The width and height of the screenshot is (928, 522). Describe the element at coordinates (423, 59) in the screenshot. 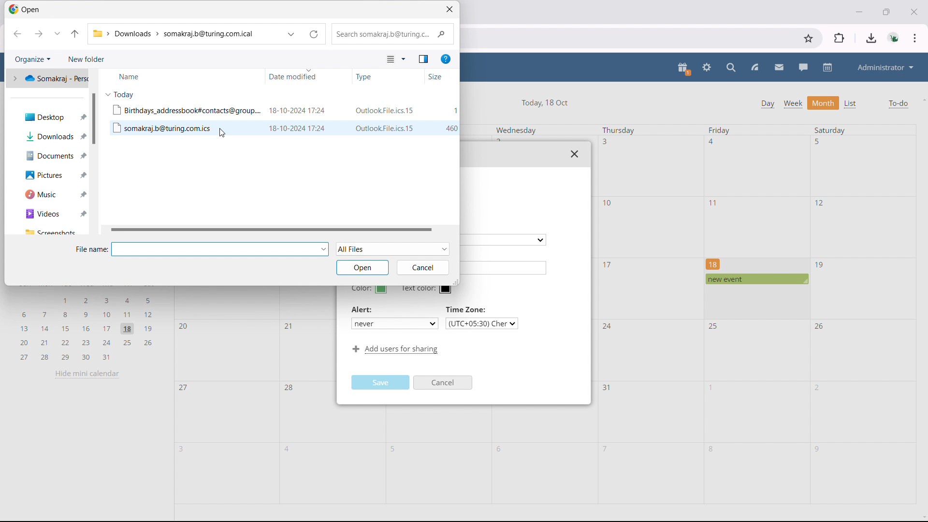

I see `preview pane` at that location.